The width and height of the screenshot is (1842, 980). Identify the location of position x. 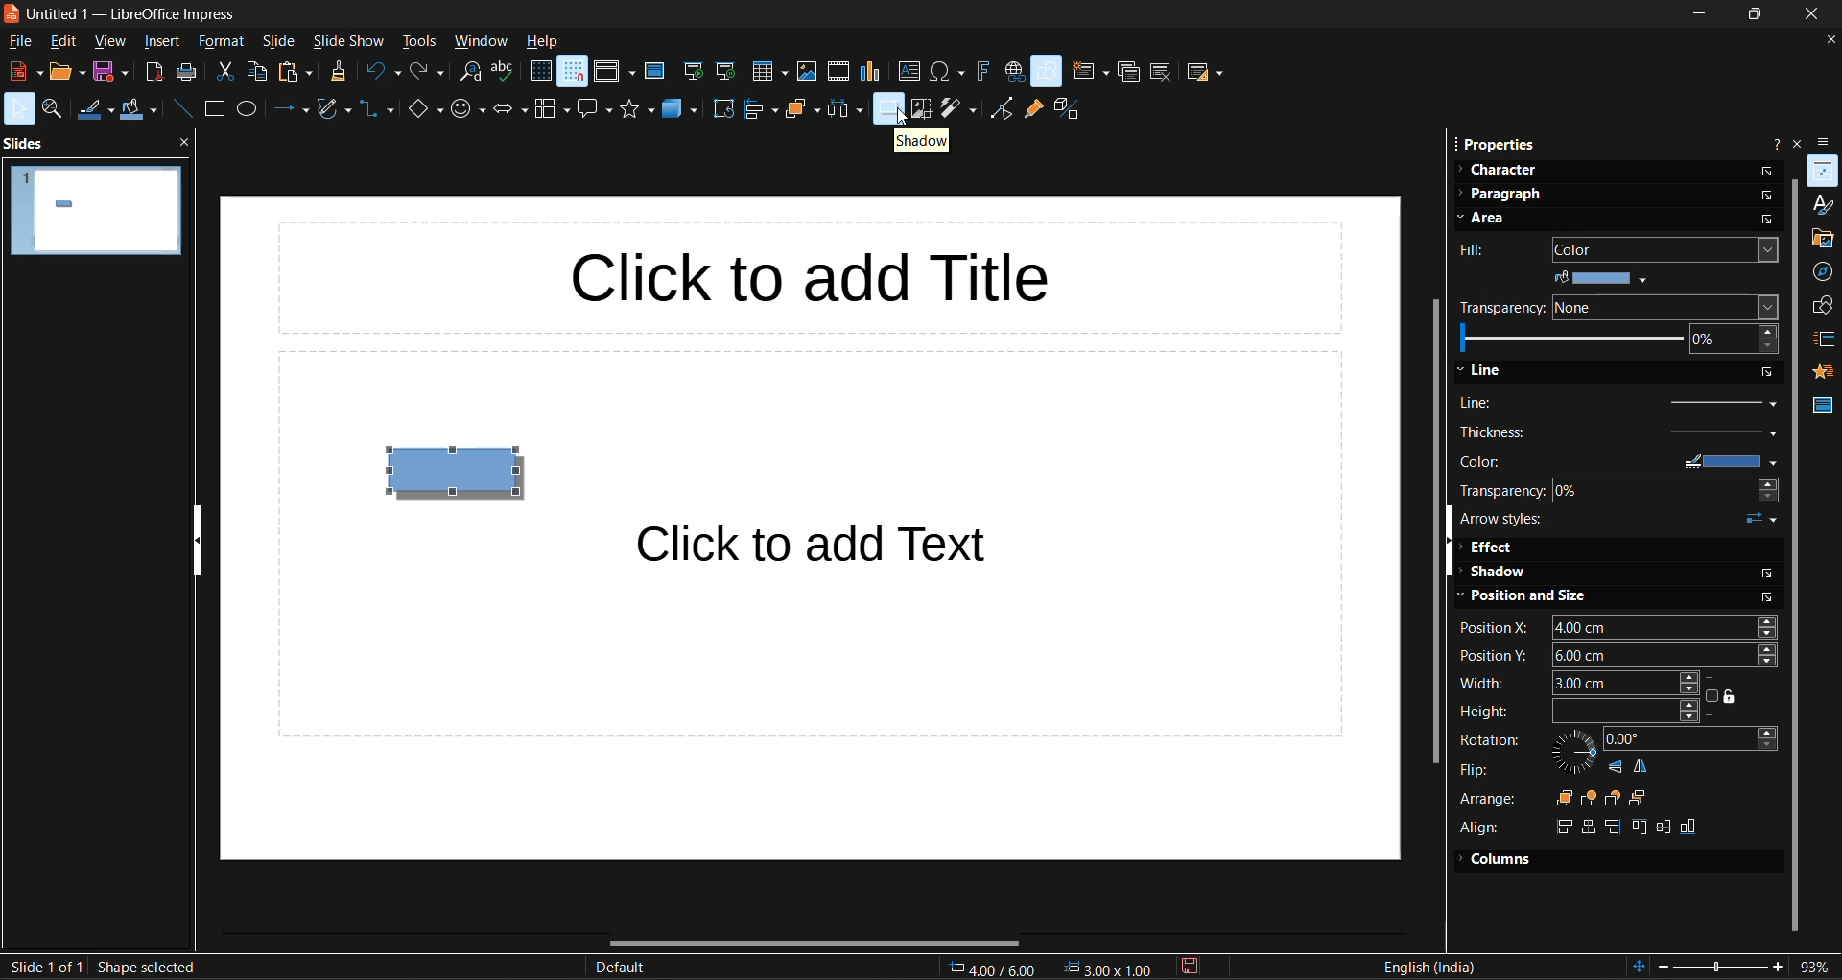
(1624, 626).